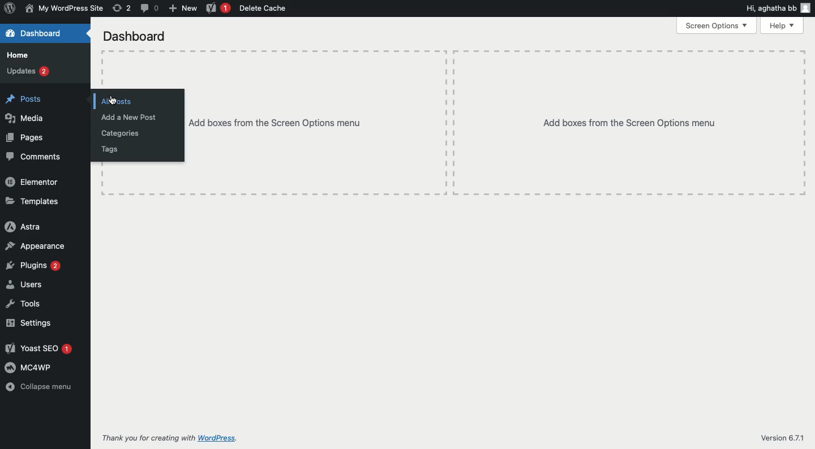 Image resolution: width=815 pixels, height=449 pixels. I want to click on Plugins, so click(35, 266).